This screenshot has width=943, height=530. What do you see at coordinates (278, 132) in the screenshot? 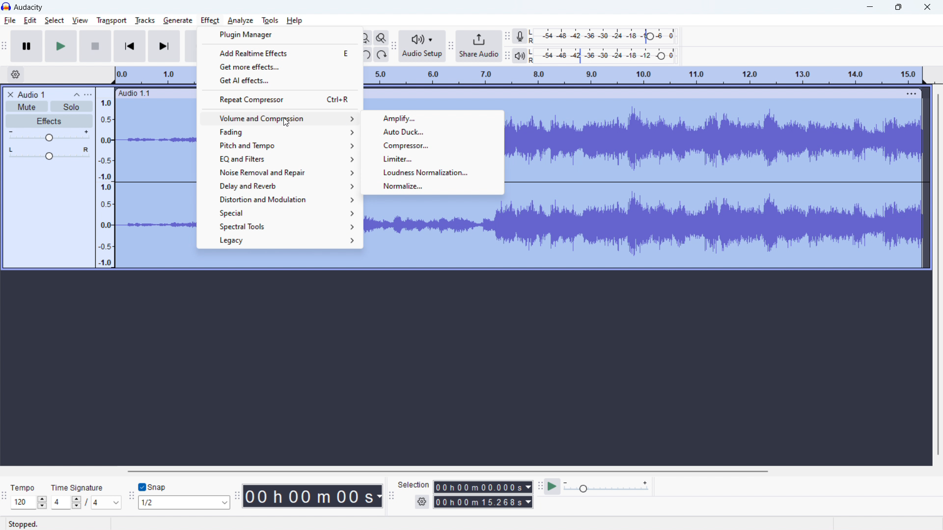
I see `fading` at bounding box center [278, 132].